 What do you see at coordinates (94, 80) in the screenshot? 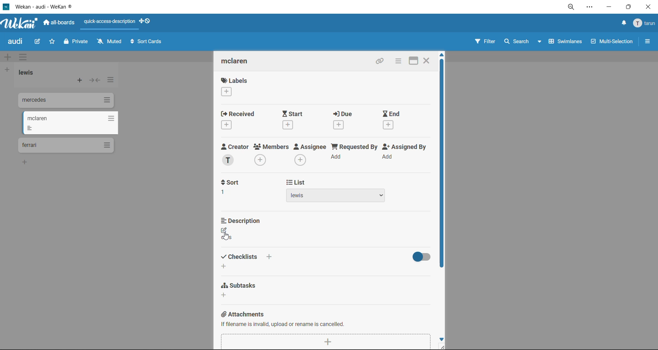
I see `collapse` at bounding box center [94, 80].